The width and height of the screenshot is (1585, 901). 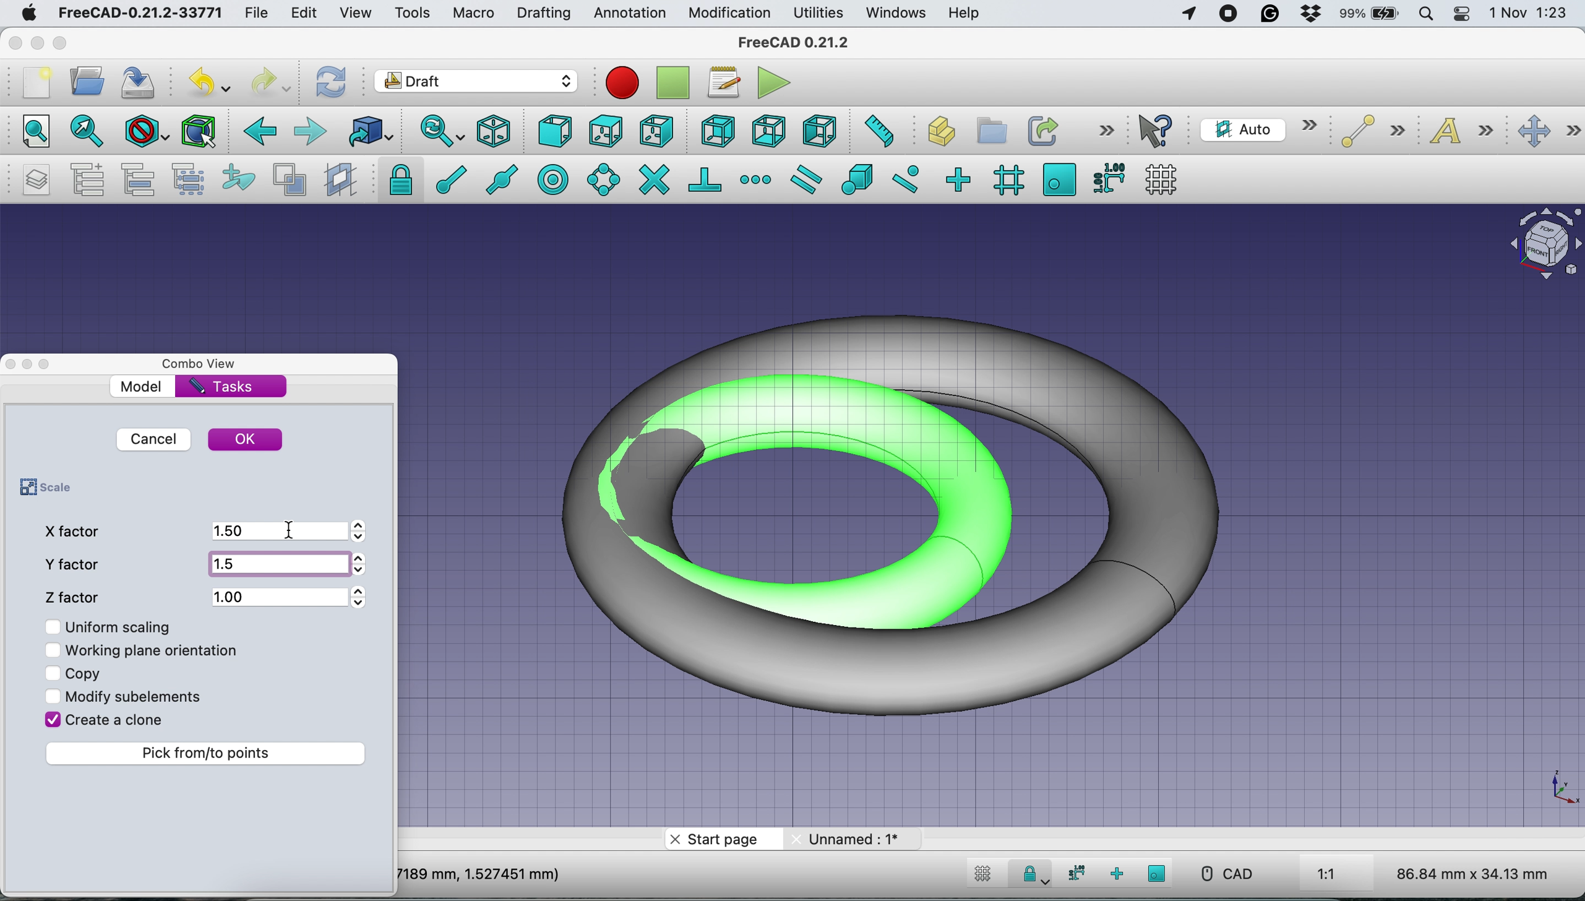 I want to click on Toggle Overlay, so click(x=51, y=364).